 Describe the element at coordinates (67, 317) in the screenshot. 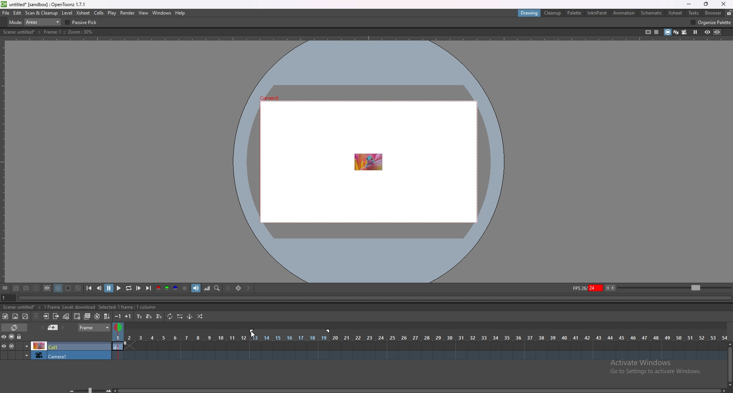

I see `toggle edit in place` at that location.